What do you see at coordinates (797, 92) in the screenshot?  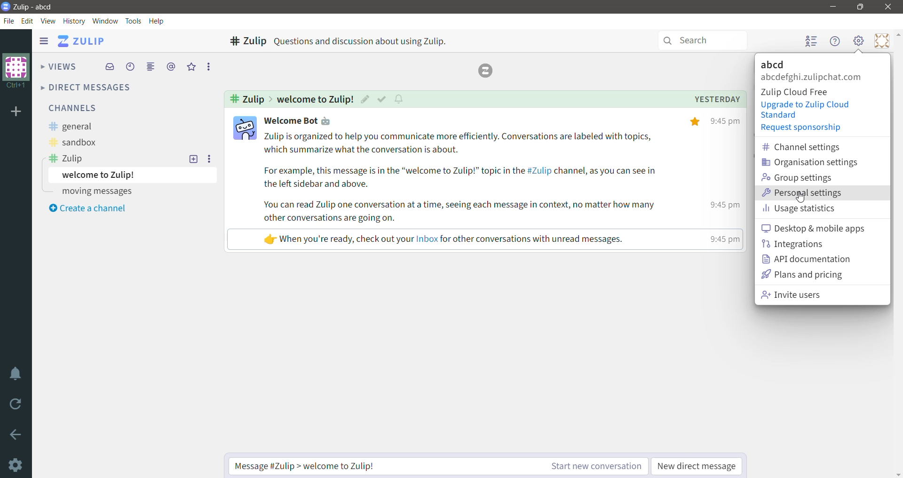 I see `Zulip Cloud Free` at bounding box center [797, 92].